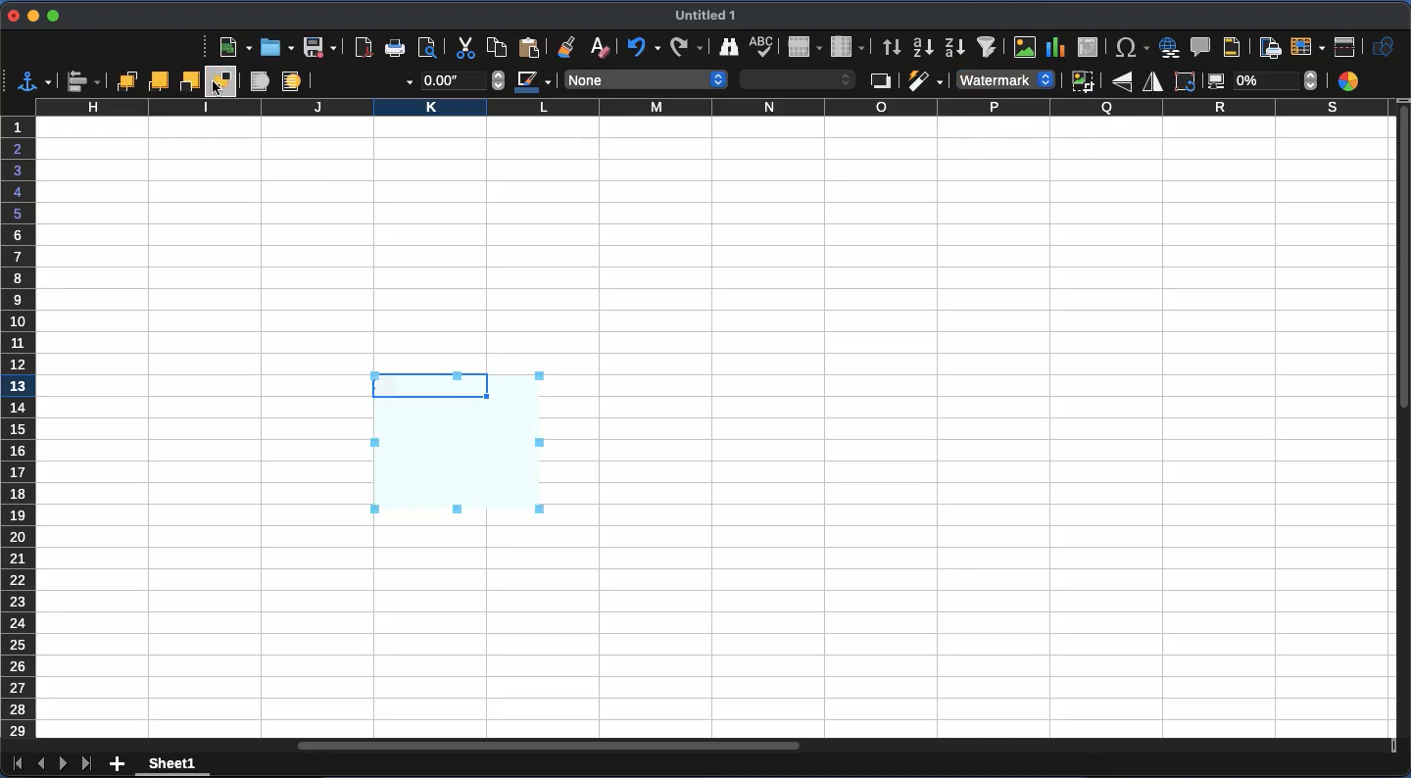 The height and width of the screenshot is (778, 1411). Describe the element at coordinates (1402, 278) in the screenshot. I see `vertical scroll bar` at that location.